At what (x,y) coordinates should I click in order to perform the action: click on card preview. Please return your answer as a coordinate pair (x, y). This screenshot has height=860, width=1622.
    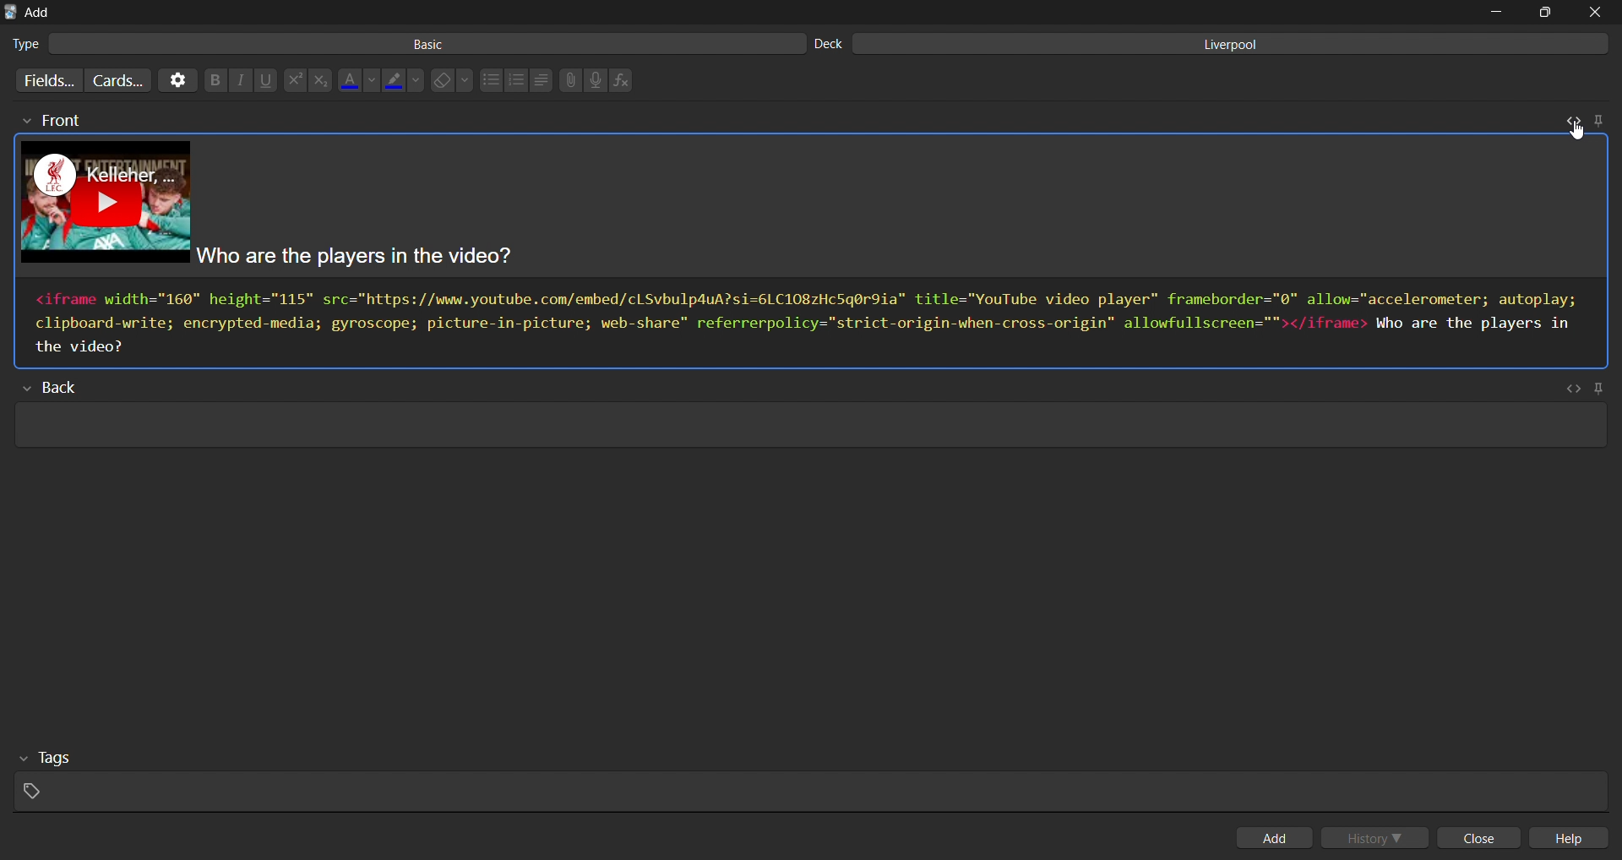
    Looking at the image, I should click on (815, 209).